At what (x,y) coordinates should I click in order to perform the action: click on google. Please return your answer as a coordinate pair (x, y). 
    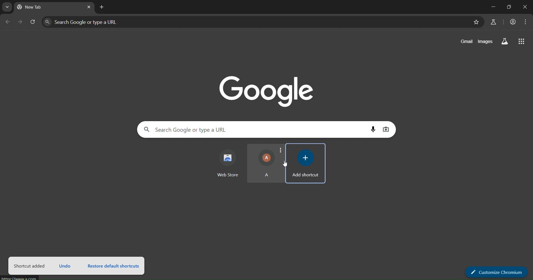
    Looking at the image, I should click on (269, 88).